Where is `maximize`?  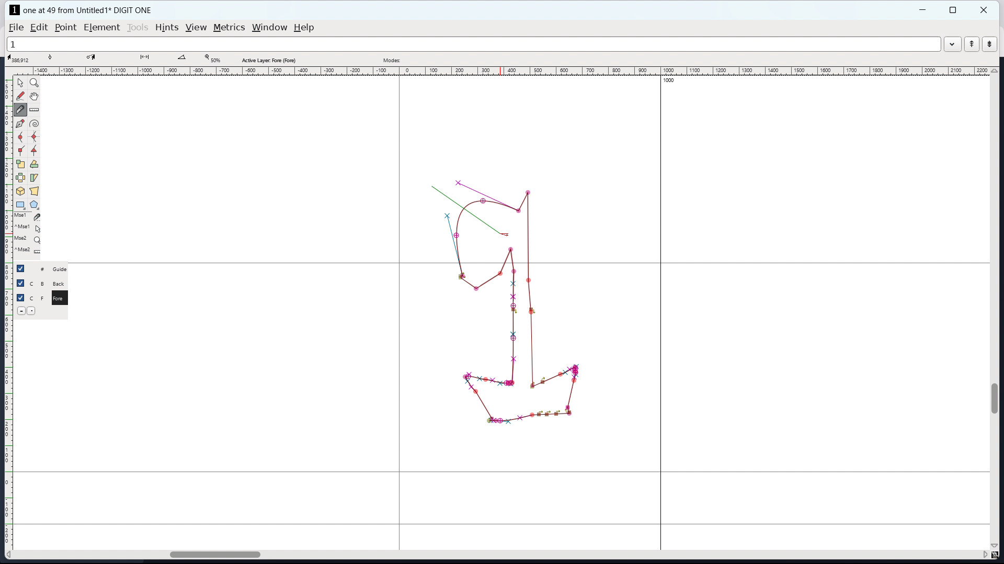 maximize is located at coordinates (953, 10).